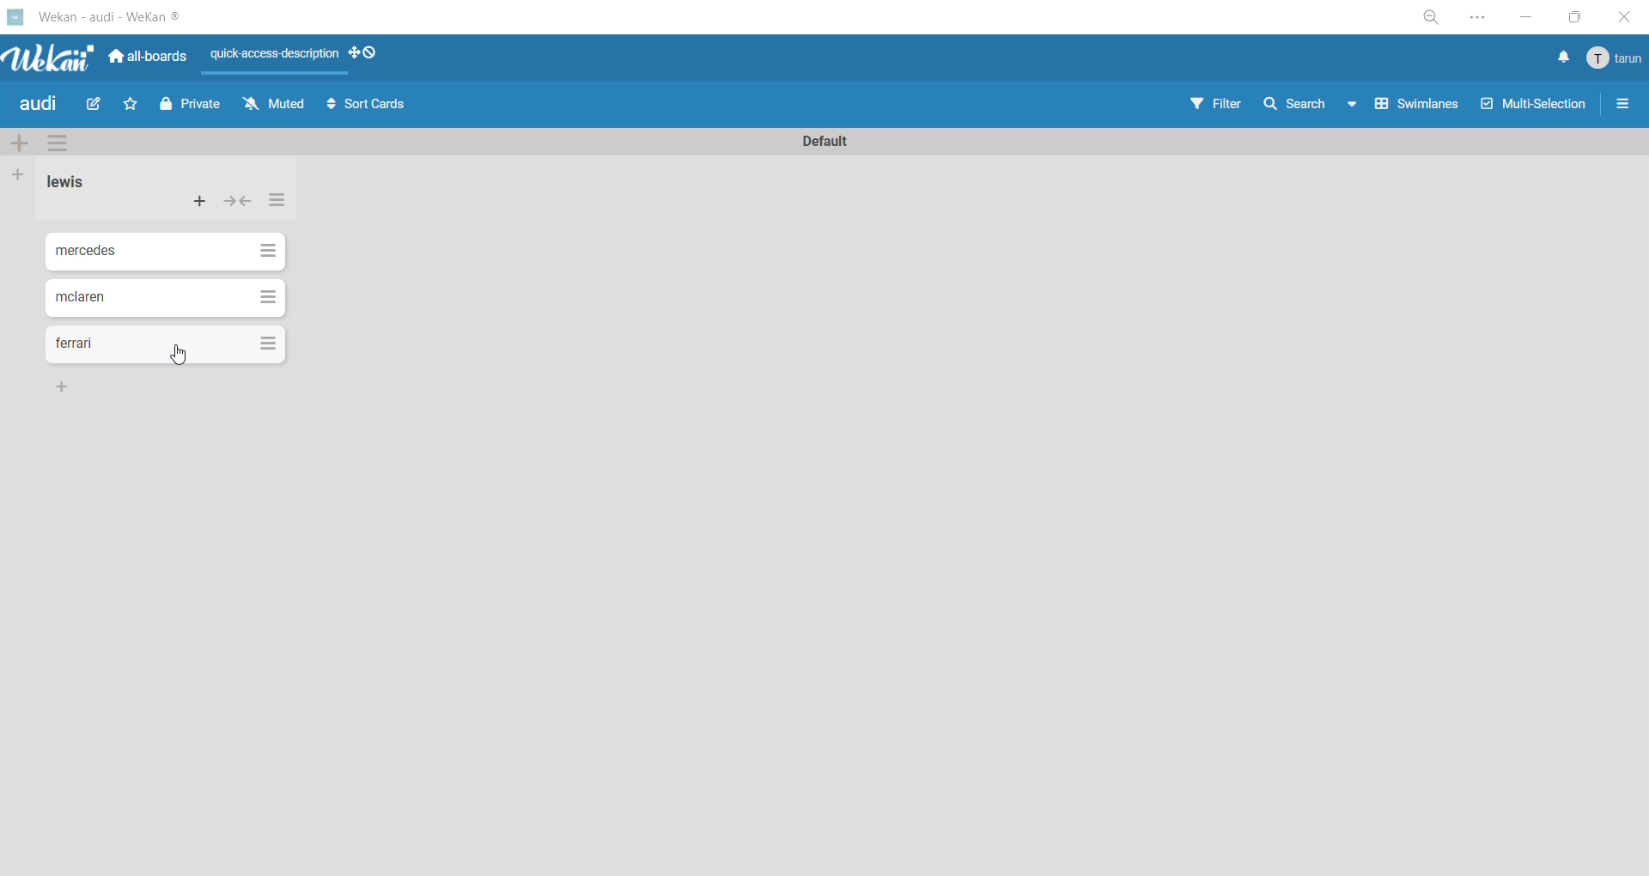  Describe the element at coordinates (1487, 17) in the screenshot. I see `settings` at that location.